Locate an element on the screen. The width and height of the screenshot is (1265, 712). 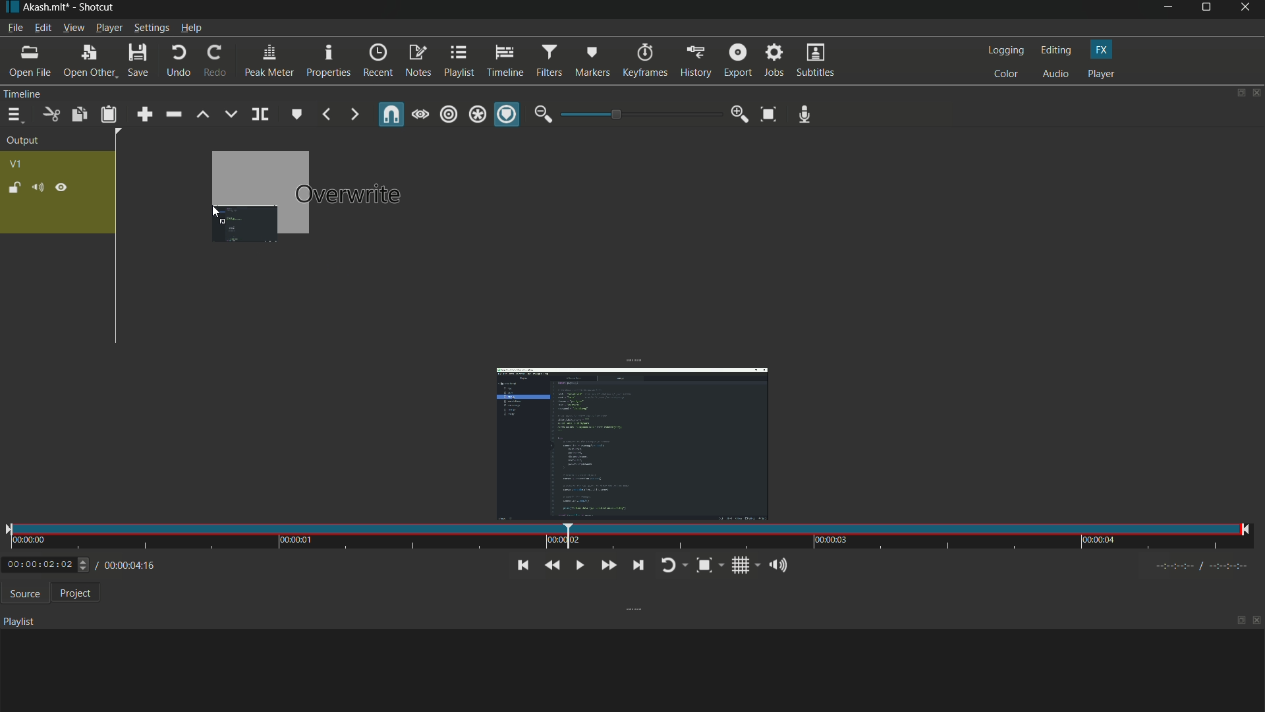
maximize is located at coordinates (1208, 10).